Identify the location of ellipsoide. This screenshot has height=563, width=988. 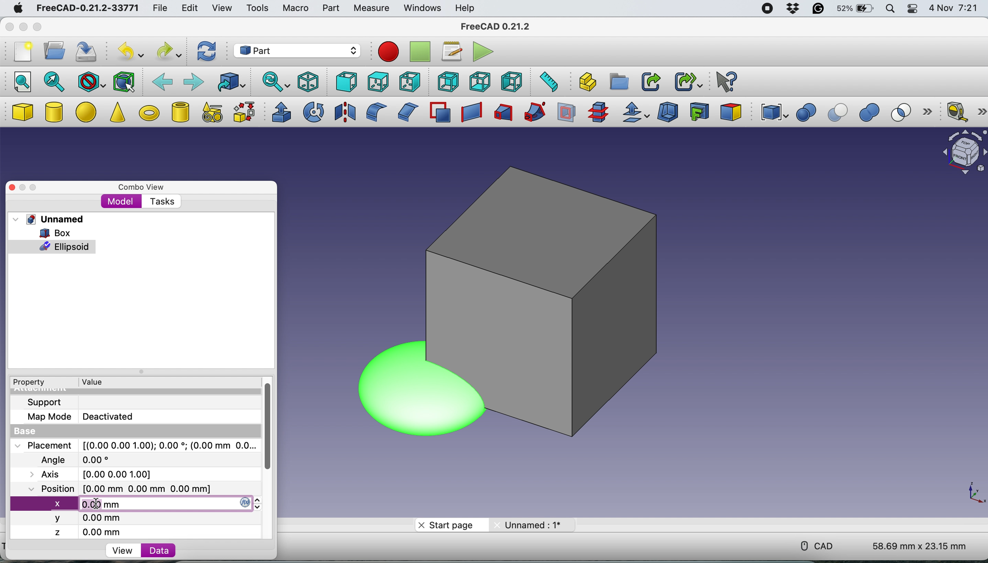
(387, 389).